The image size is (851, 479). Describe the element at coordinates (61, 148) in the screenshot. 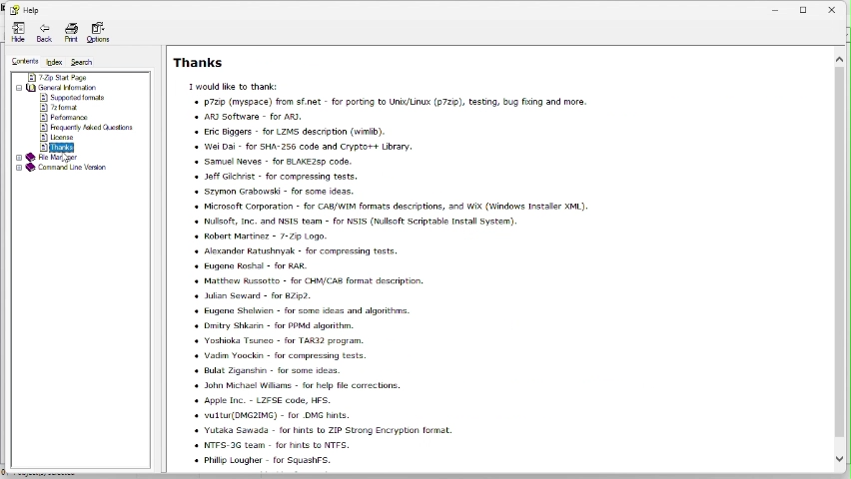

I see `thanks` at that location.